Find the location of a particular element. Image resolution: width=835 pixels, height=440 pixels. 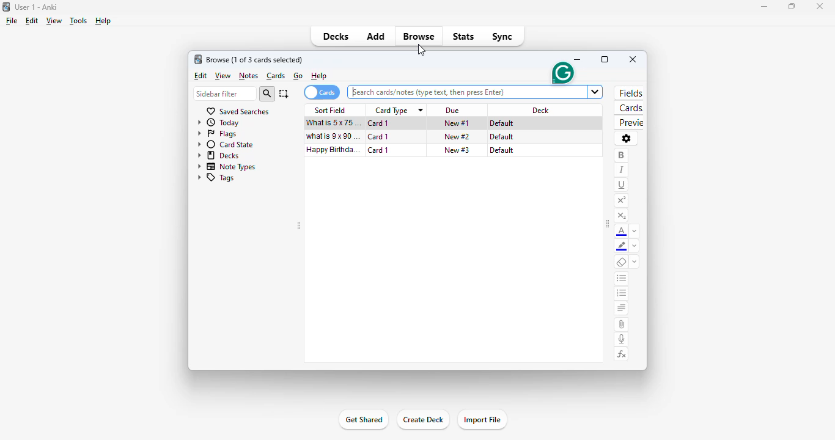

tools is located at coordinates (79, 21).